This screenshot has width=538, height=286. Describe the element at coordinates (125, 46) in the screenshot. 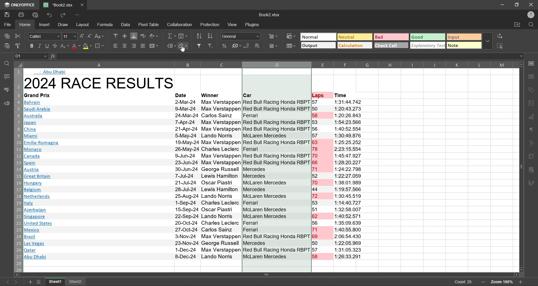

I see `align center` at that location.